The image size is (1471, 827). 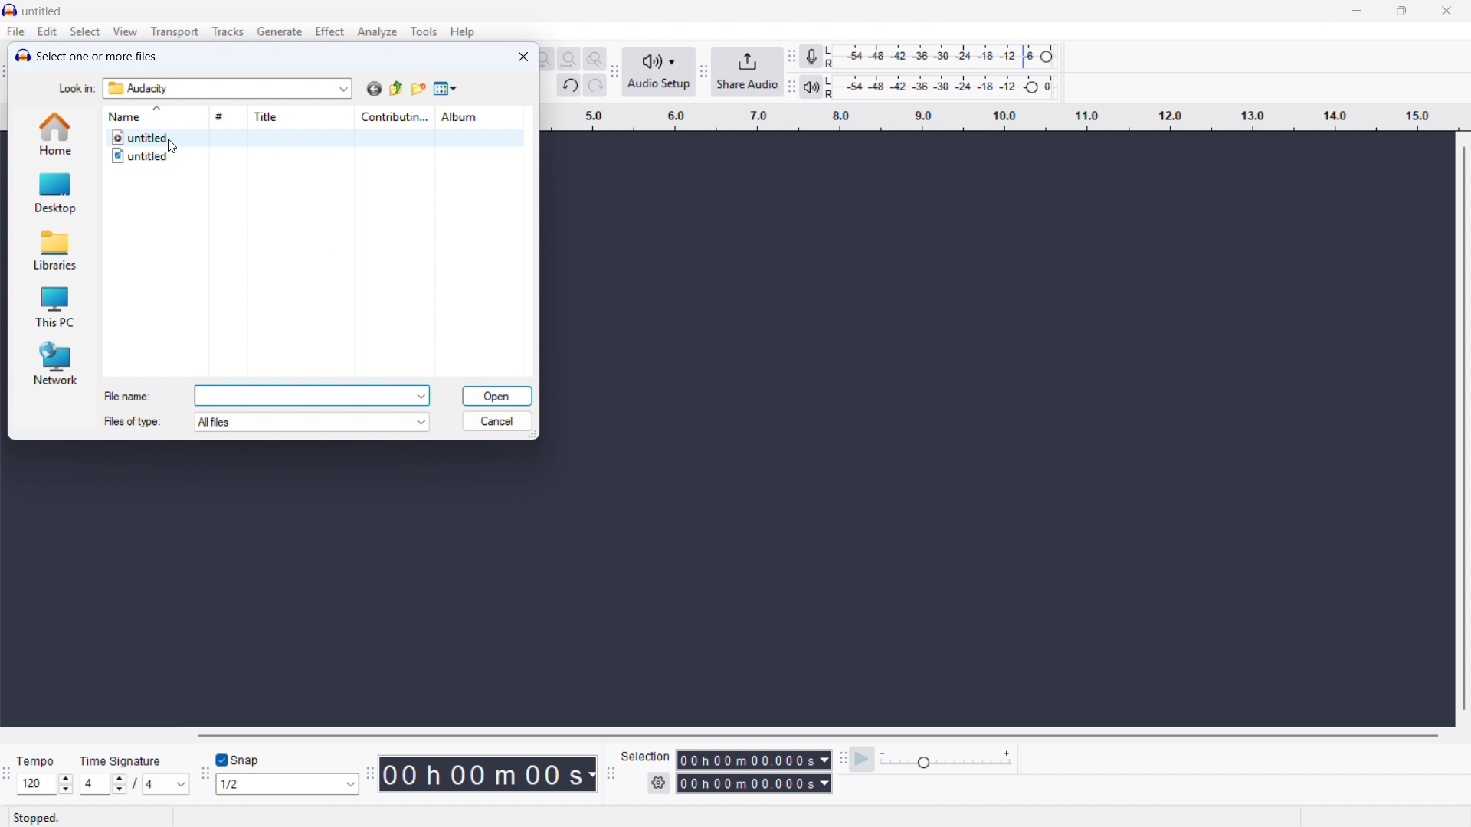 I want to click on Set time signature , so click(x=136, y=784).